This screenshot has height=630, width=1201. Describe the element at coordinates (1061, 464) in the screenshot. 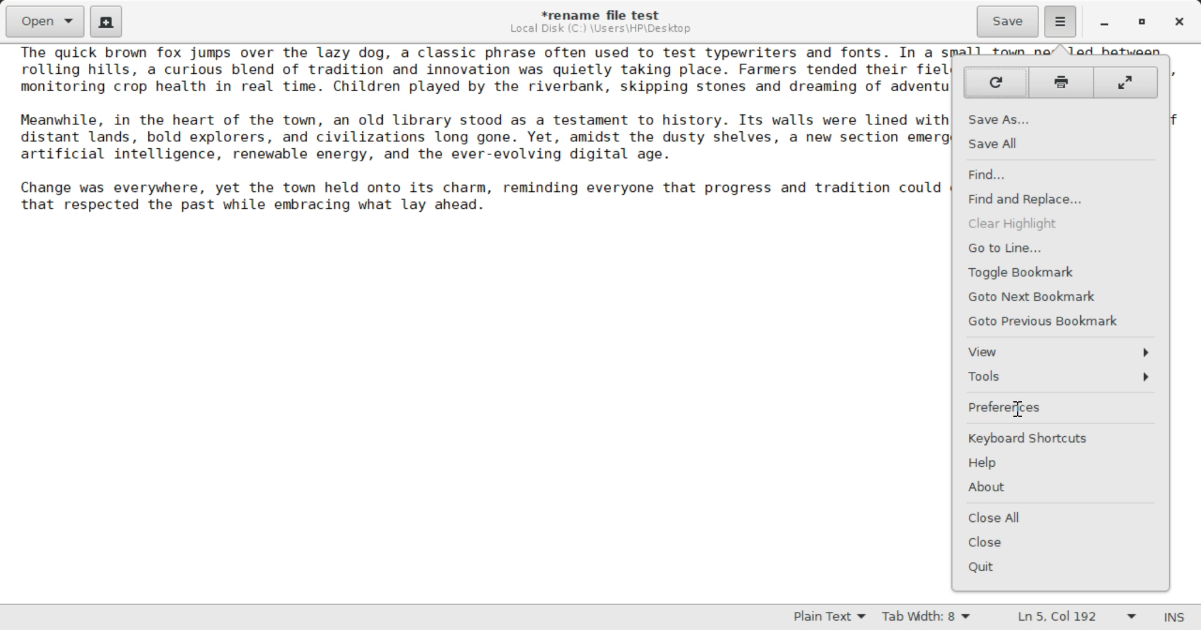

I see `Help` at that location.